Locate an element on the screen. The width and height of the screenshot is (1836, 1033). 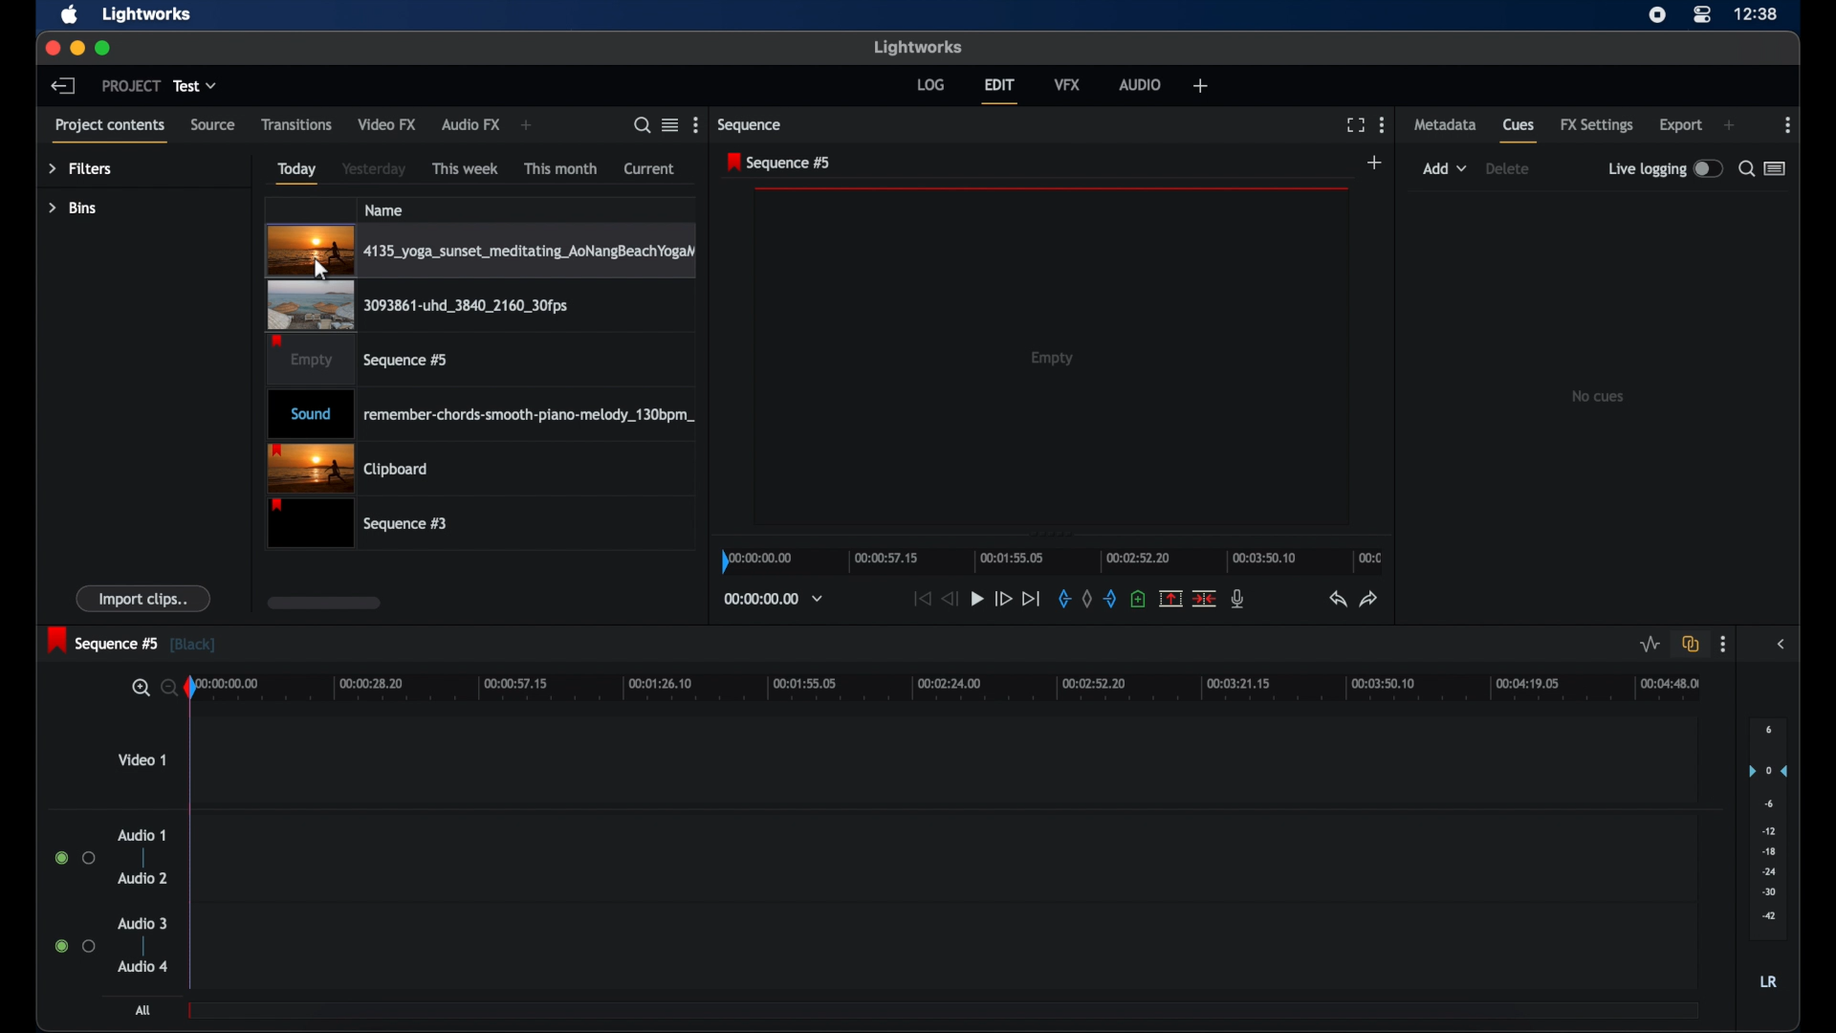
video clip is located at coordinates (480, 252).